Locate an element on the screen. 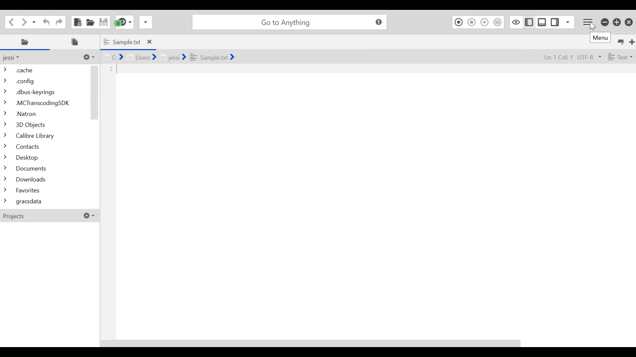 The height and width of the screenshot is (357, 636). Redo is located at coordinates (58, 21).